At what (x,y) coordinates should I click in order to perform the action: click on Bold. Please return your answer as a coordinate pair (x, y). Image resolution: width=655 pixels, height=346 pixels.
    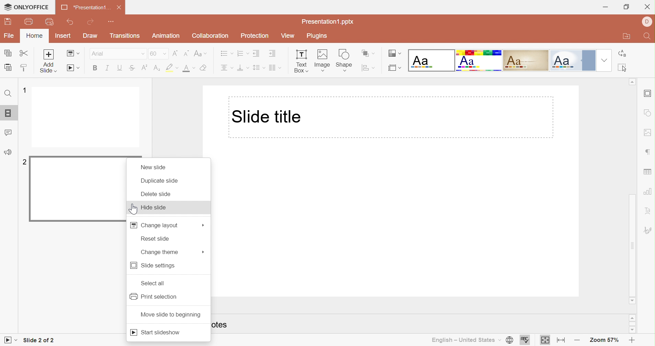
    Looking at the image, I should click on (97, 68).